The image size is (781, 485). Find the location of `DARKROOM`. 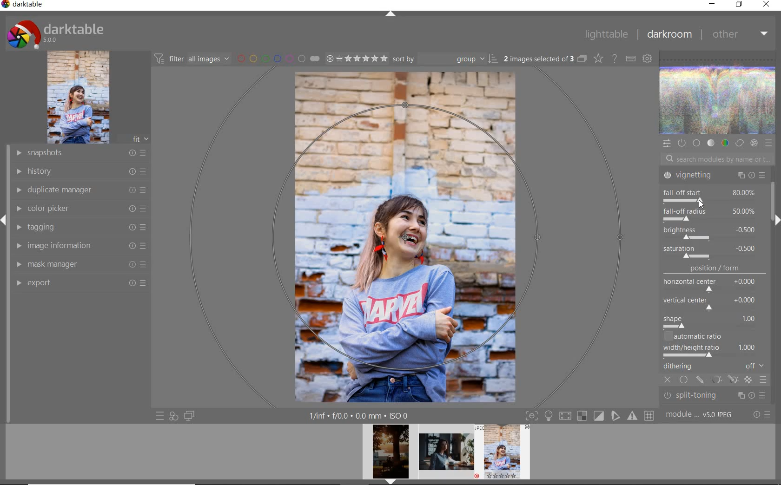

DARKROOM is located at coordinates (669, 34).